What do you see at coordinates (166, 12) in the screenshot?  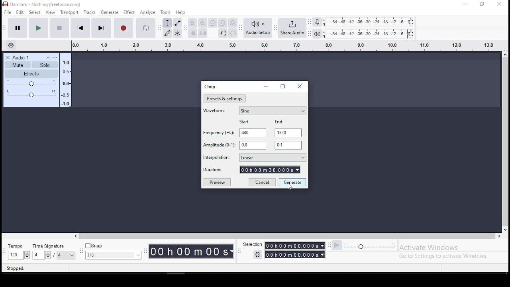 I see `tools` at bounding box center [166, 12].